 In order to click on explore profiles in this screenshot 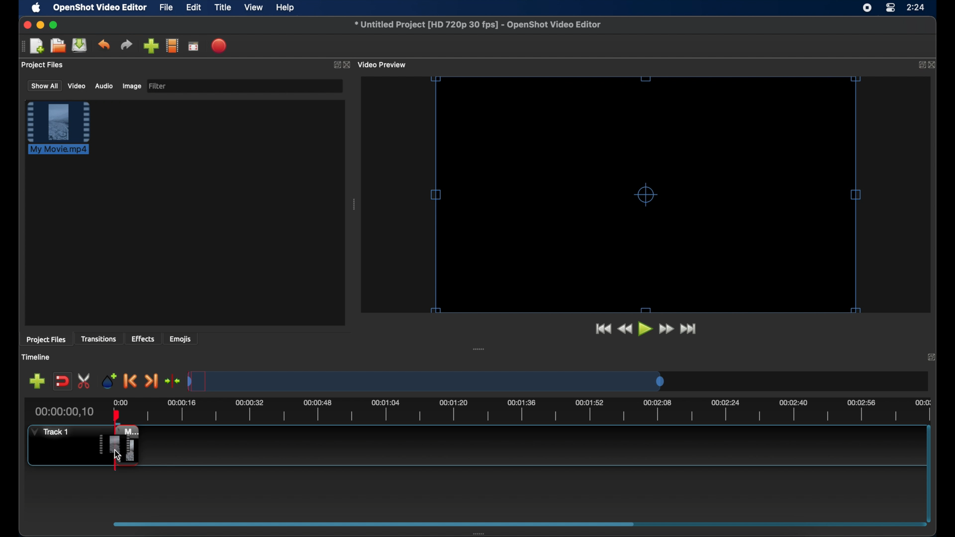, I will do `click(173, 46)`.